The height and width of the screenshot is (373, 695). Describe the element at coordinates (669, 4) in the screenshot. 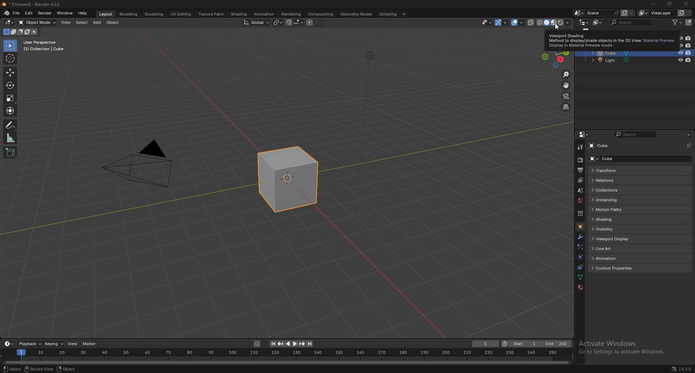

I see `resize` at that location.